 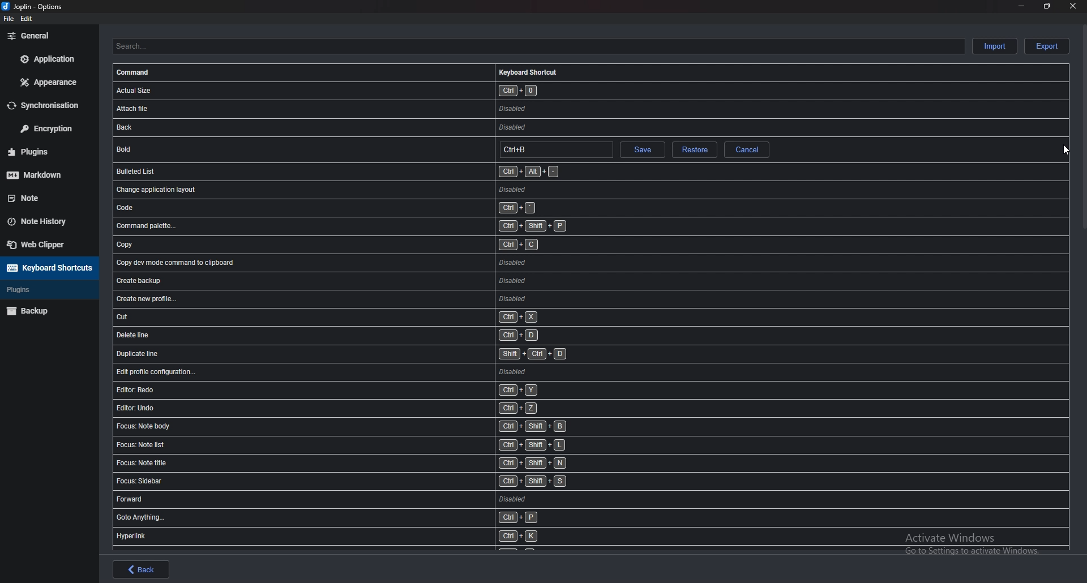 I want to click on edit, so click(x=25, y=18).